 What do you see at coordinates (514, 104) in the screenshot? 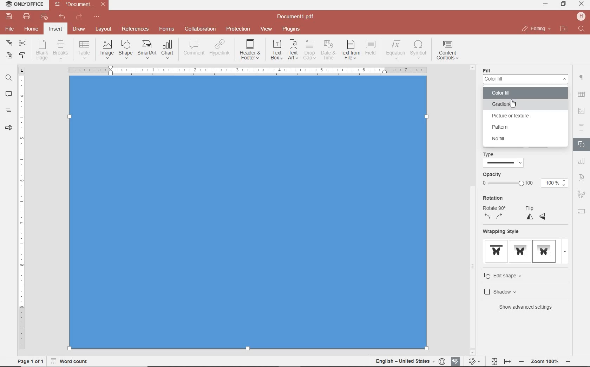
I see `` at bounding box center [514, 104].